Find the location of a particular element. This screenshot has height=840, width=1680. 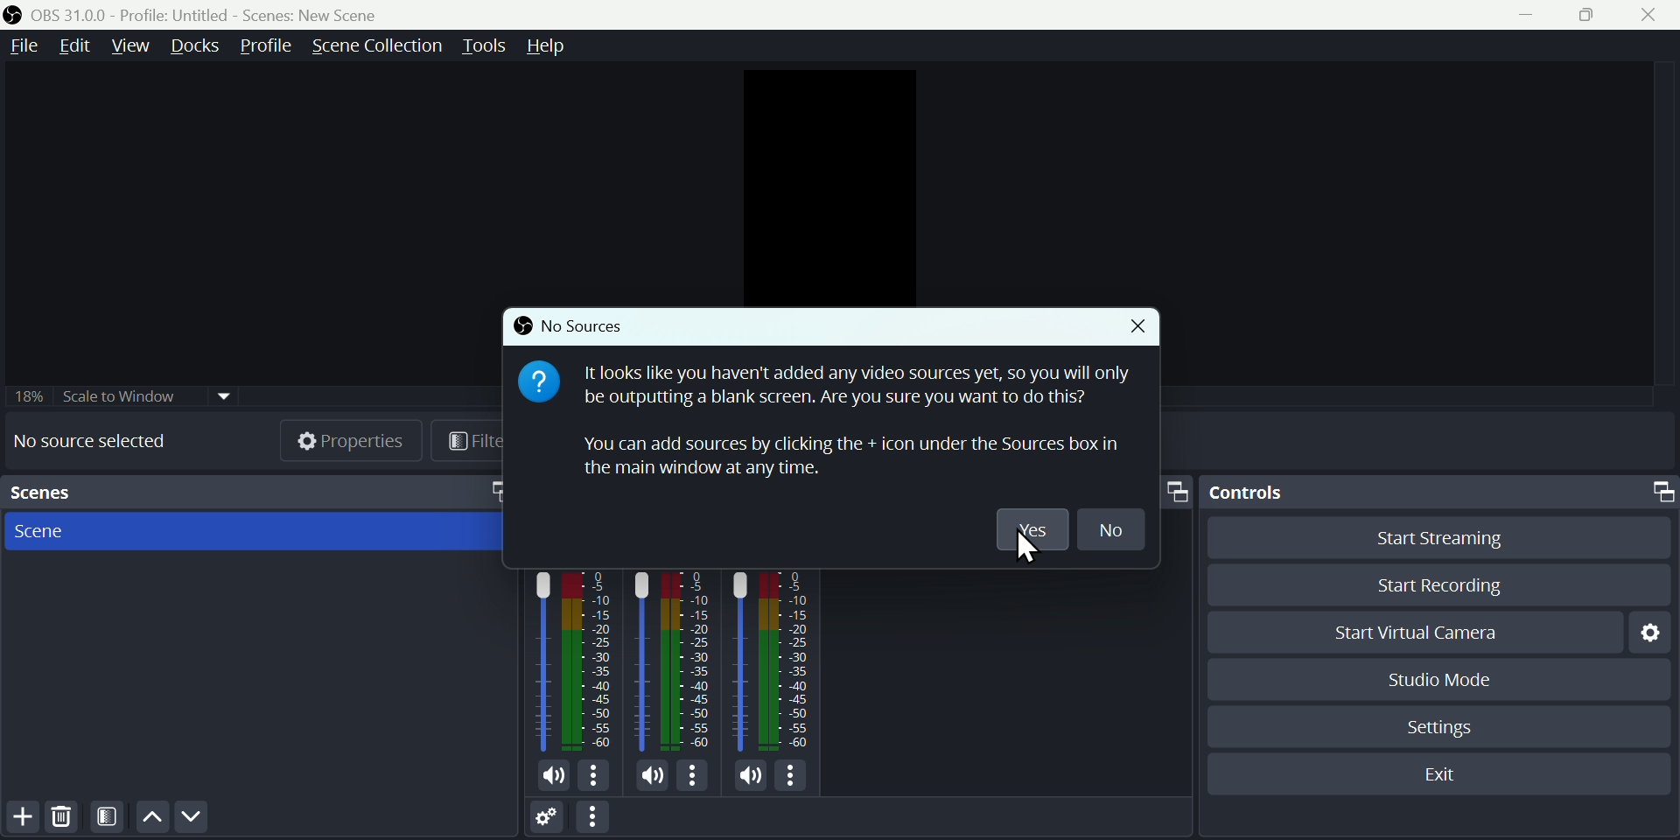

No source selected is located at coordinates (88, 446).